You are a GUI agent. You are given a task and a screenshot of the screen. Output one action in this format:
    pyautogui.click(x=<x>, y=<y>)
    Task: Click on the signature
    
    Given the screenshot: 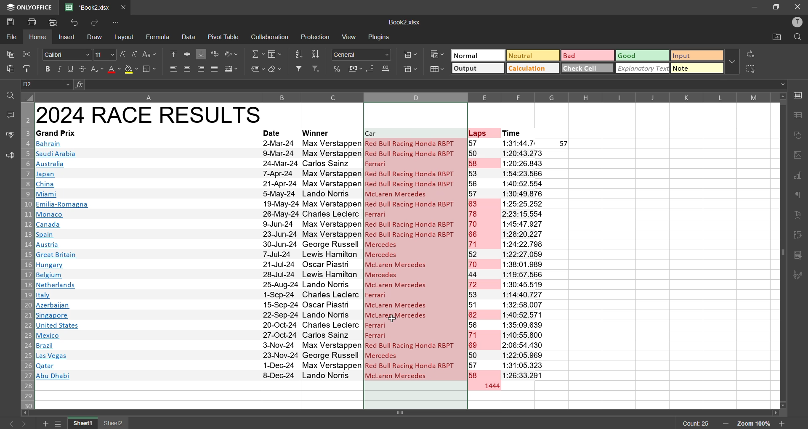 What is the action you would take?
    pyautogui.click(x=798, y=275)
    